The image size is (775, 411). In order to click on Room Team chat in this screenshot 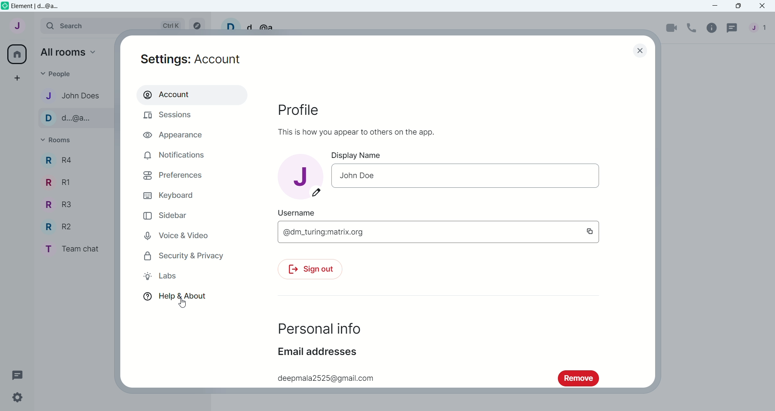, I will do `click(71, 249)`.